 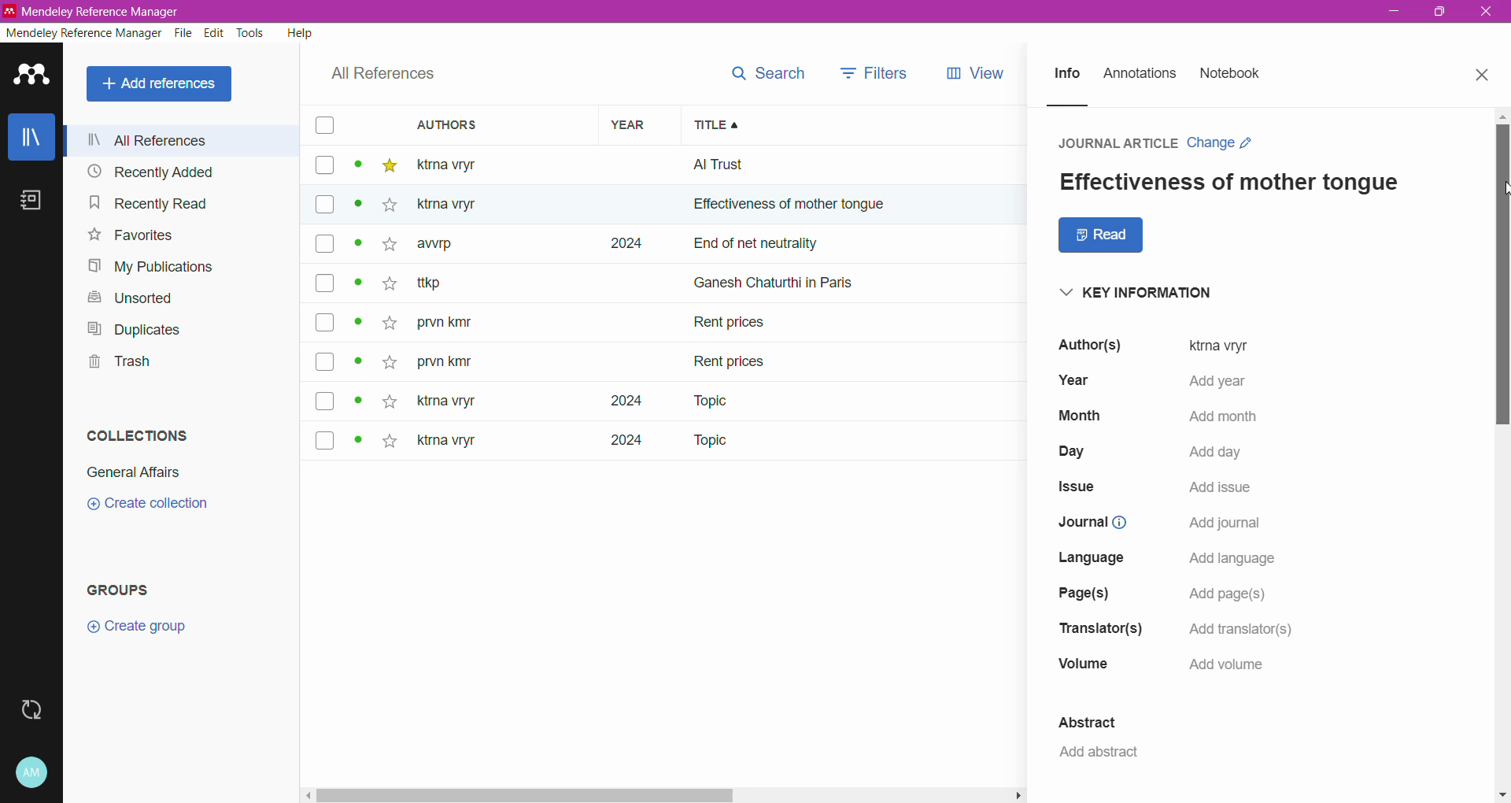 What do you see at coordinates (325, 439) in the screenshot?
I see `box` at bounding box center [325, 439].